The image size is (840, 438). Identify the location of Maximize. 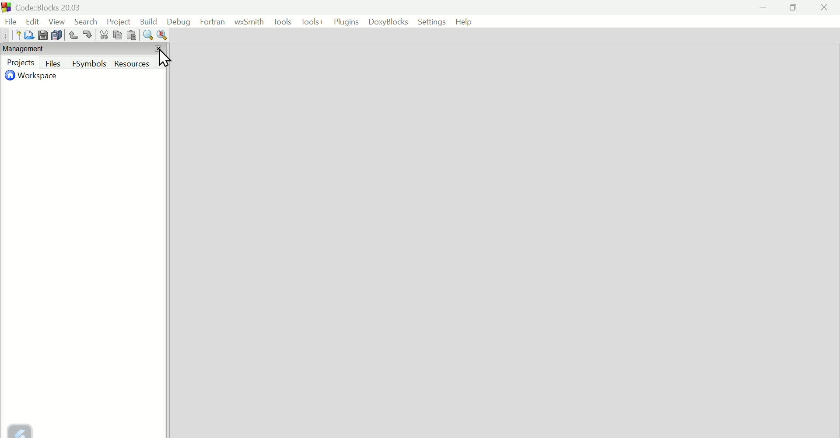
(794, 7).